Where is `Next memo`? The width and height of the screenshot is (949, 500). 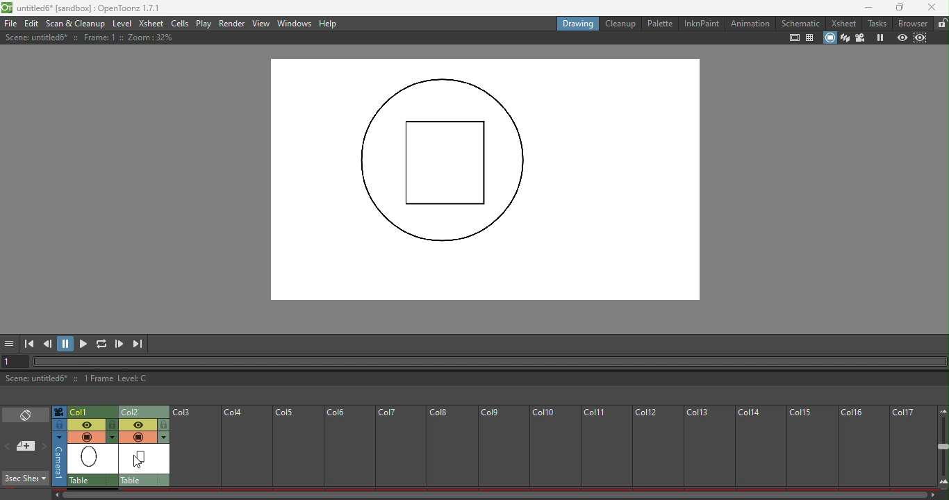 Next memo is located at coordinates (44, 447).